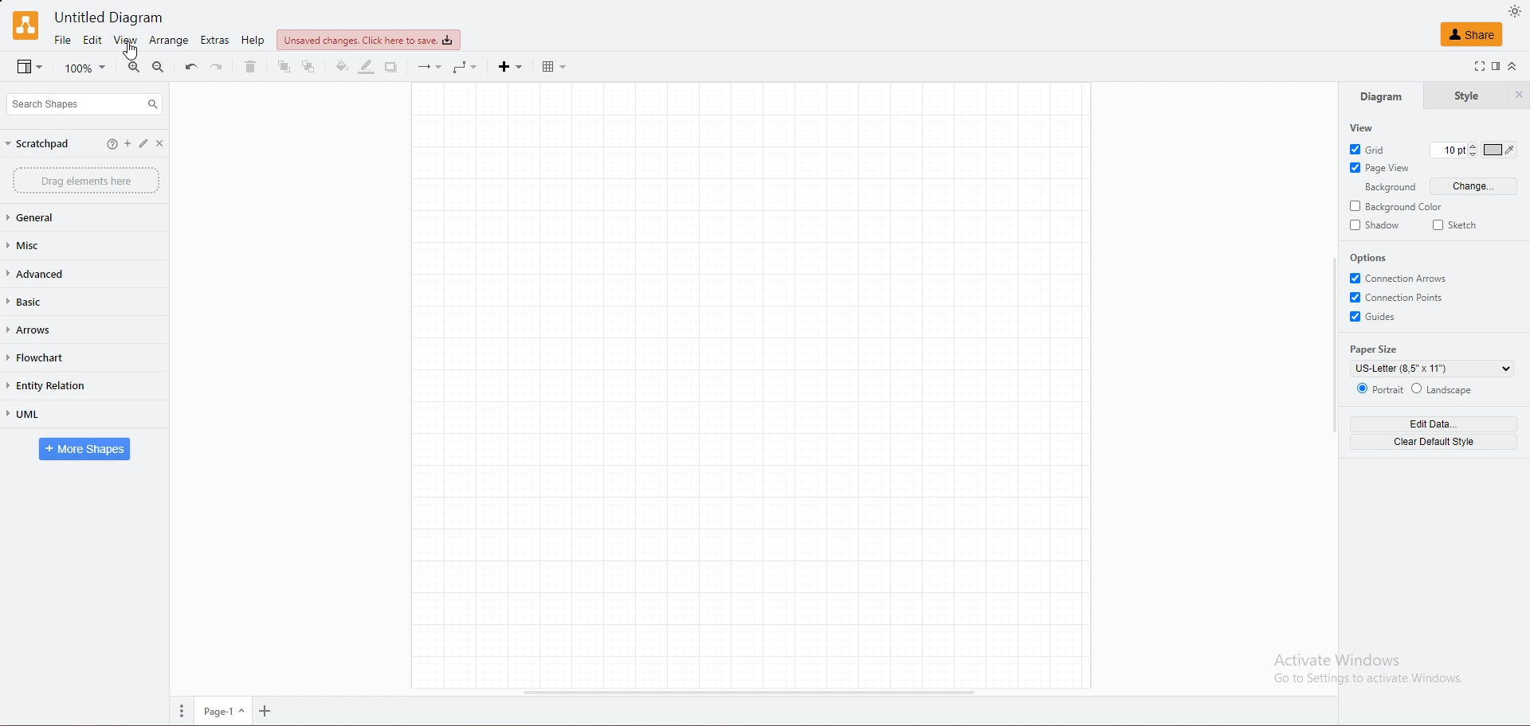  I want to click on format, so click(1497, 68).